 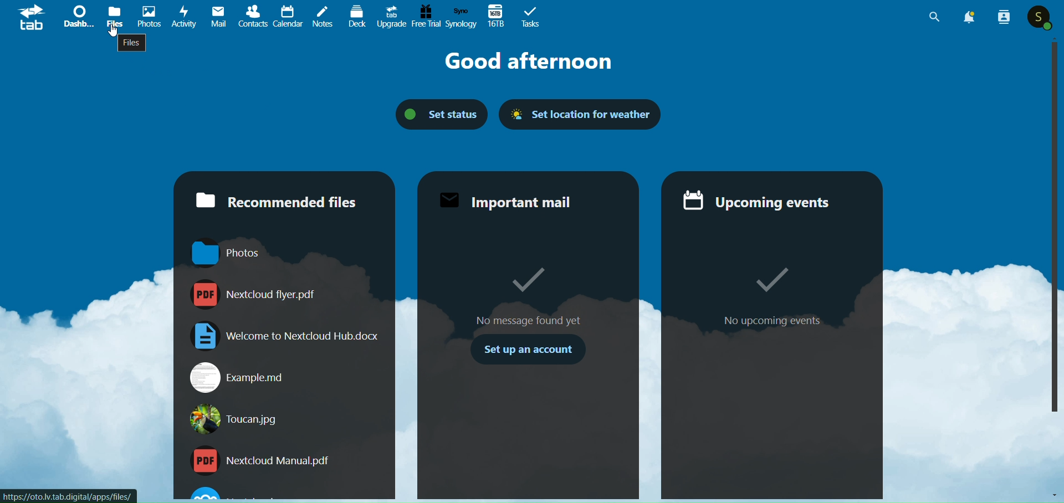 I want to click on synology, so click(x=462, y=18).